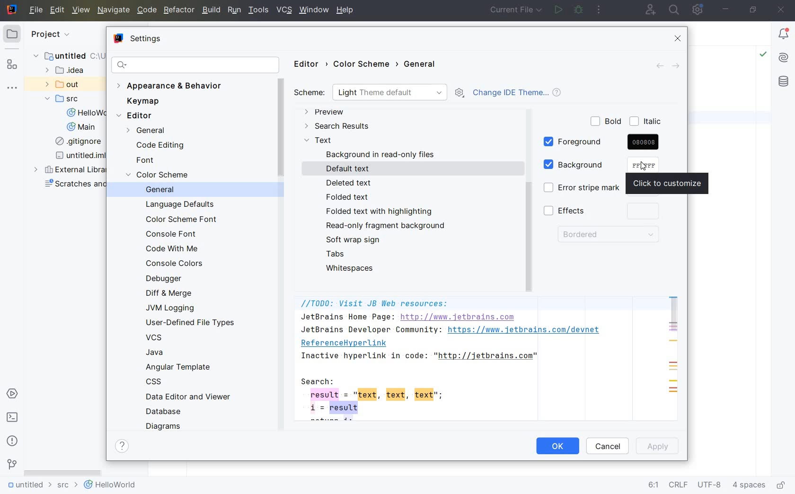 This screenshot has width=795, height=494. What do you see at coordinates (350, 169) in the screenshot?
I see `DEFAULT TEXT` at bounding box center [350, 169].